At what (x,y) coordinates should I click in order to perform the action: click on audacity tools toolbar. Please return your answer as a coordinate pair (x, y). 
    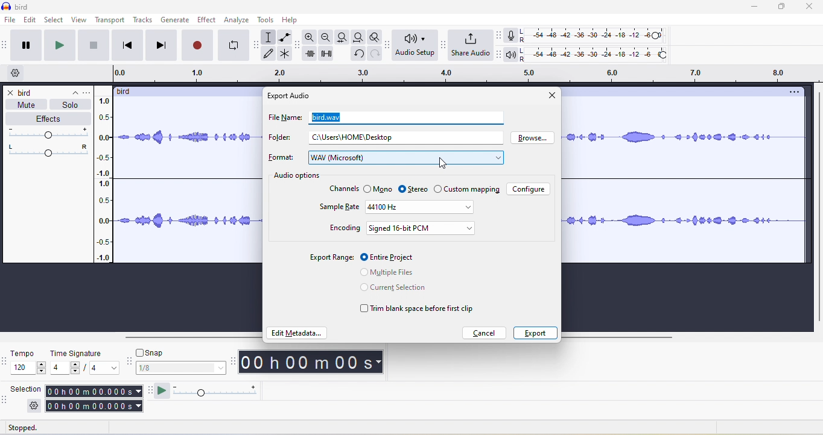
    Looking at the image, I should click on (258, 43).